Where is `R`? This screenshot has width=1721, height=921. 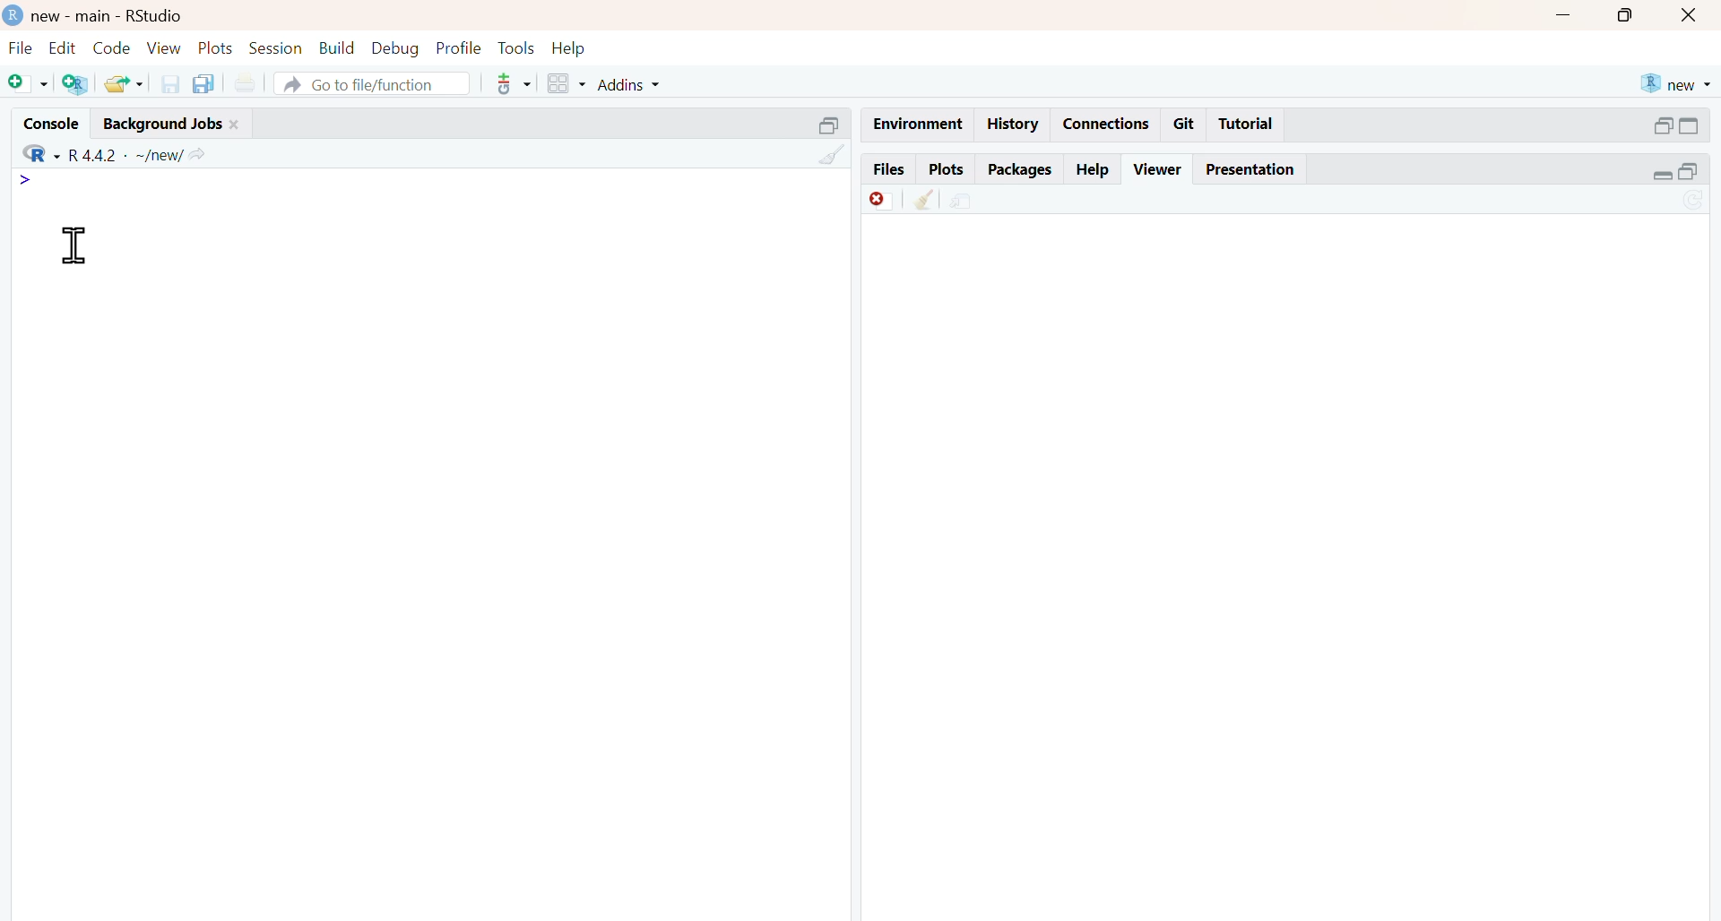 R is located at coordinates (41, 153).